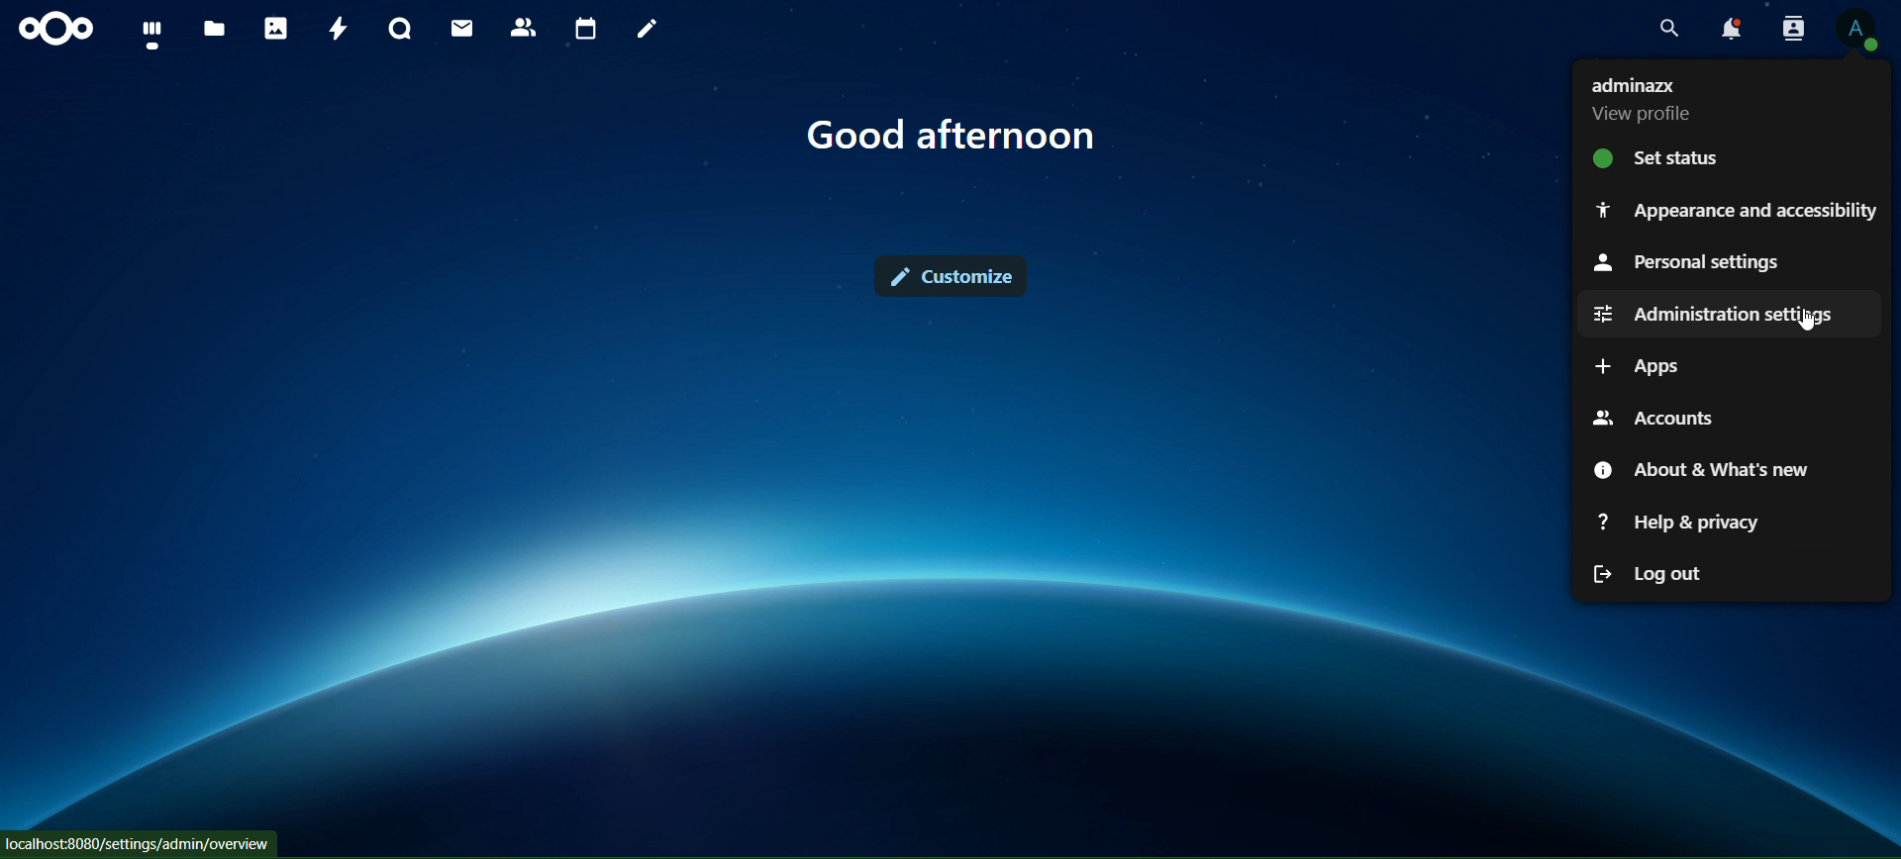 The height and width of the screenshot is (859, 1901). What do you see at coordinates (954, 275) in the screenshot?
I see `customize` at bounding box center [954, 275].